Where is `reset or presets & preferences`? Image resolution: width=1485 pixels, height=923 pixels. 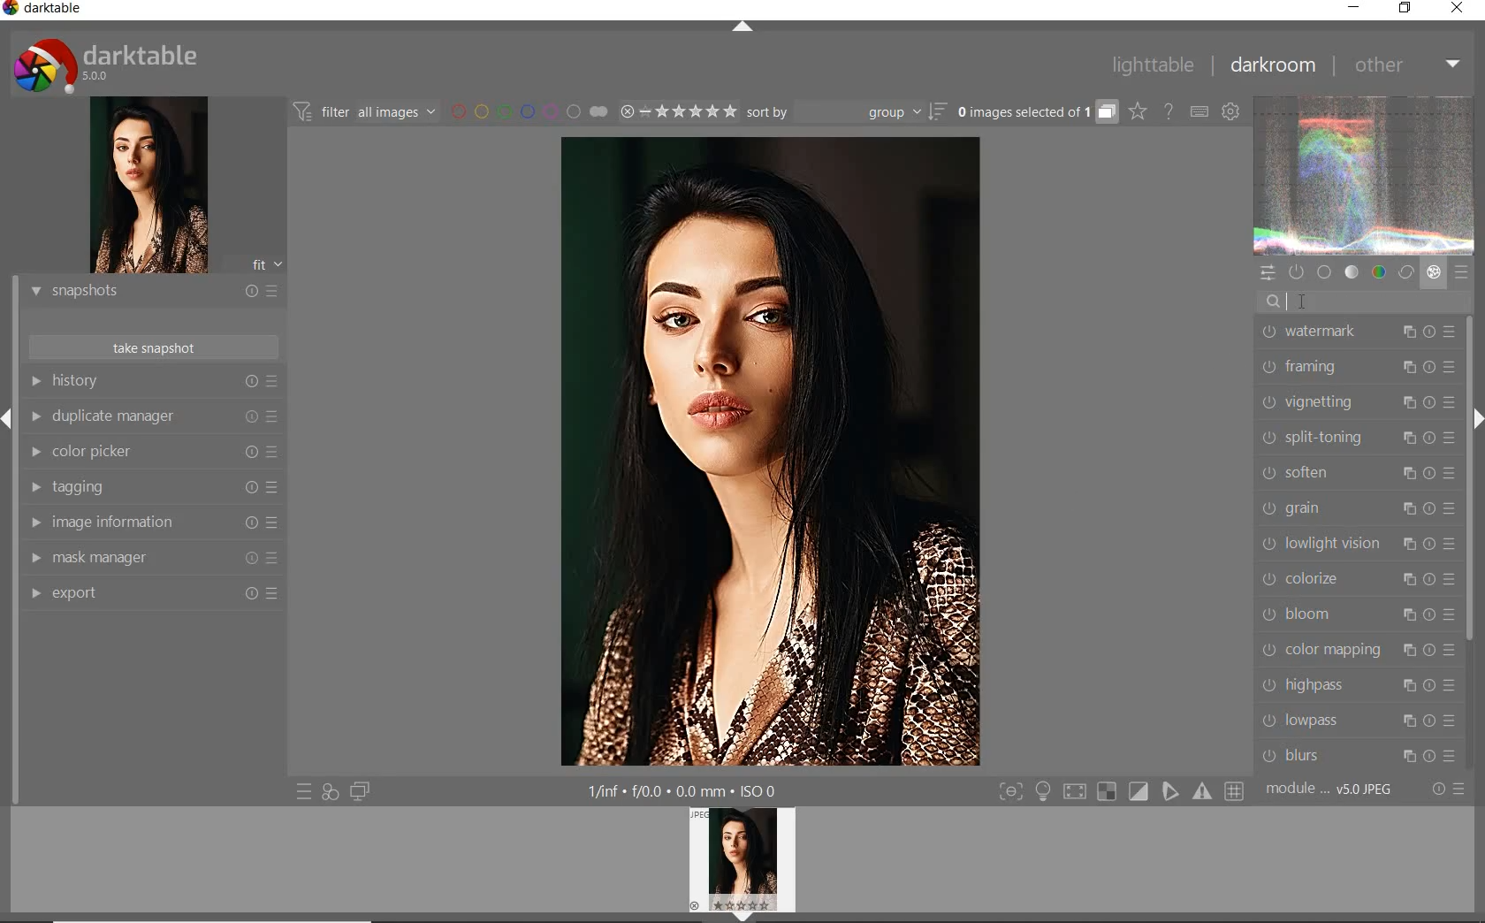 reset or presets & preferences is located at coordinates (1449, 792).